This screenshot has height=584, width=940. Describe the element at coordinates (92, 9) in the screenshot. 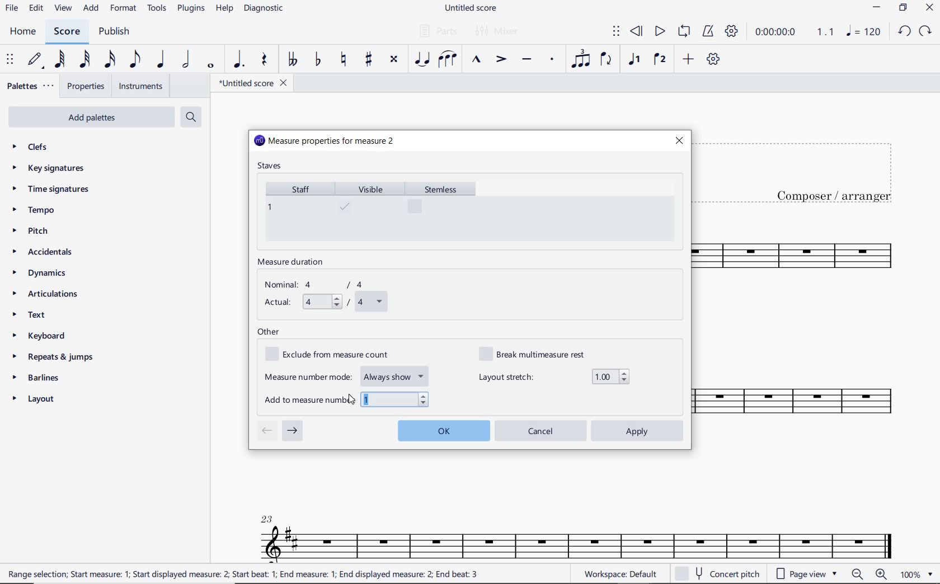

I see `ADD` at that location.